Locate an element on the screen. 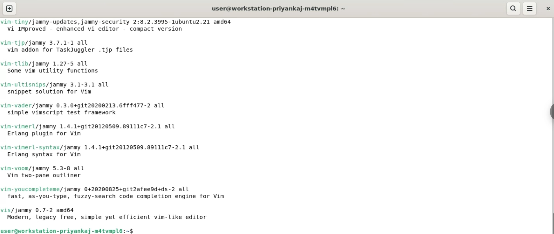  user@workstation-priyankaj-m4tvmpl6: ~ is located at coordinates (277, 8).